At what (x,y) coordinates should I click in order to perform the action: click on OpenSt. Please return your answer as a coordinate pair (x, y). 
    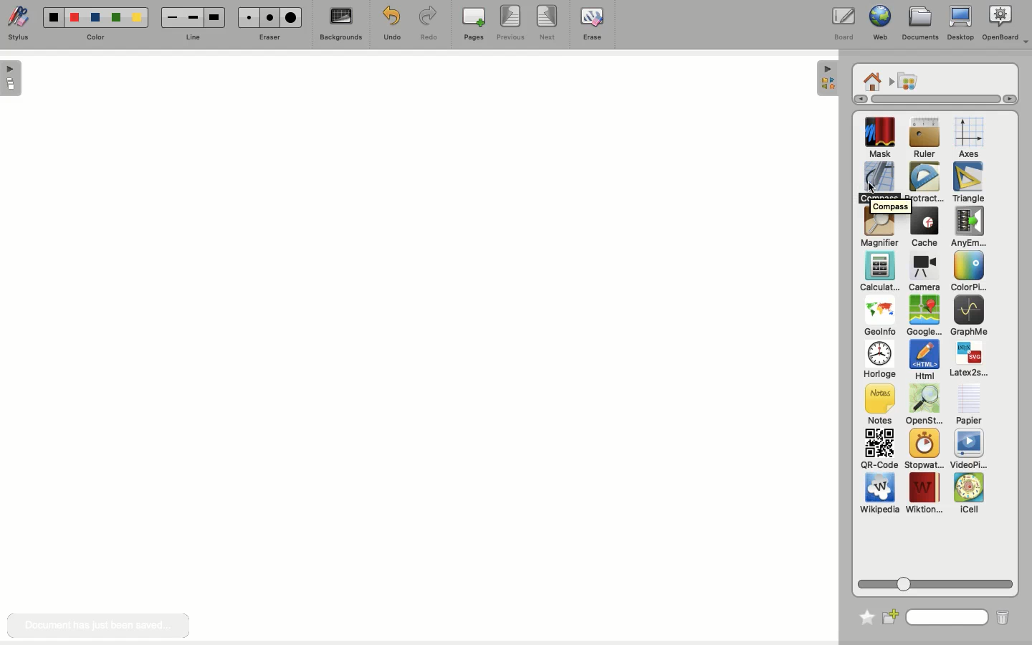
    Looking at the image, I should click on (920, 406).